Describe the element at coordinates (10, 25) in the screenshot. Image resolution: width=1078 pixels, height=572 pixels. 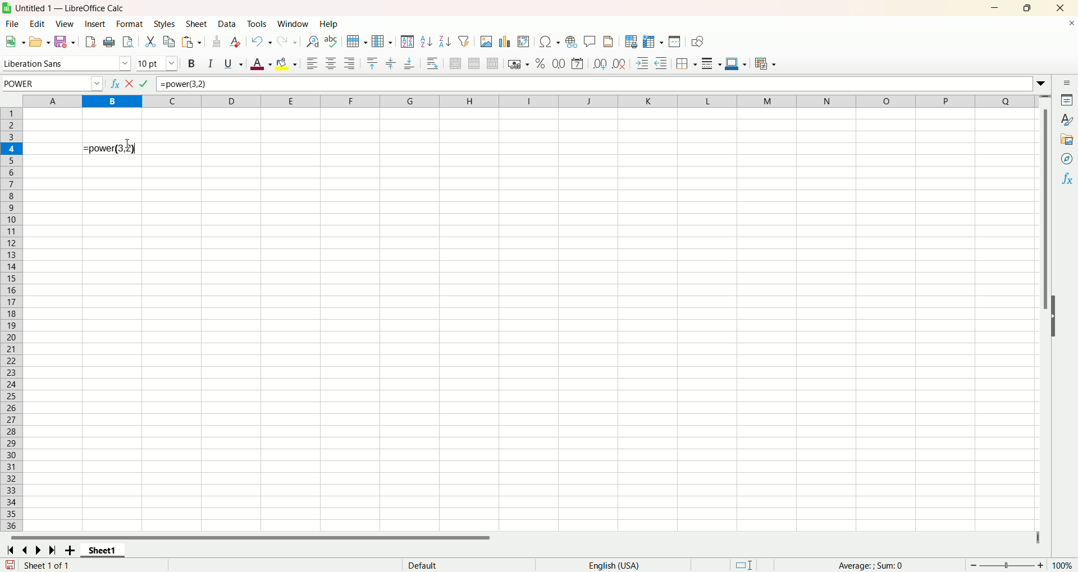
I see `file` at that location.